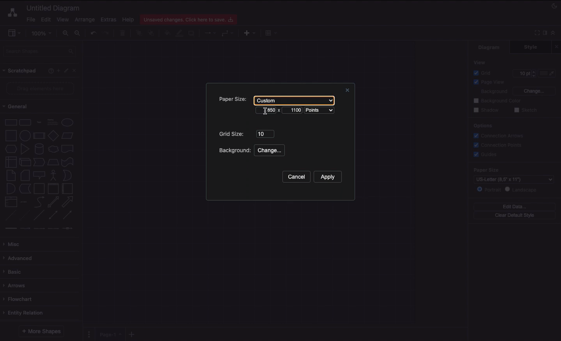 This screenshot has height=341, width=561. I want to click on Data storage, so click(25, 189).